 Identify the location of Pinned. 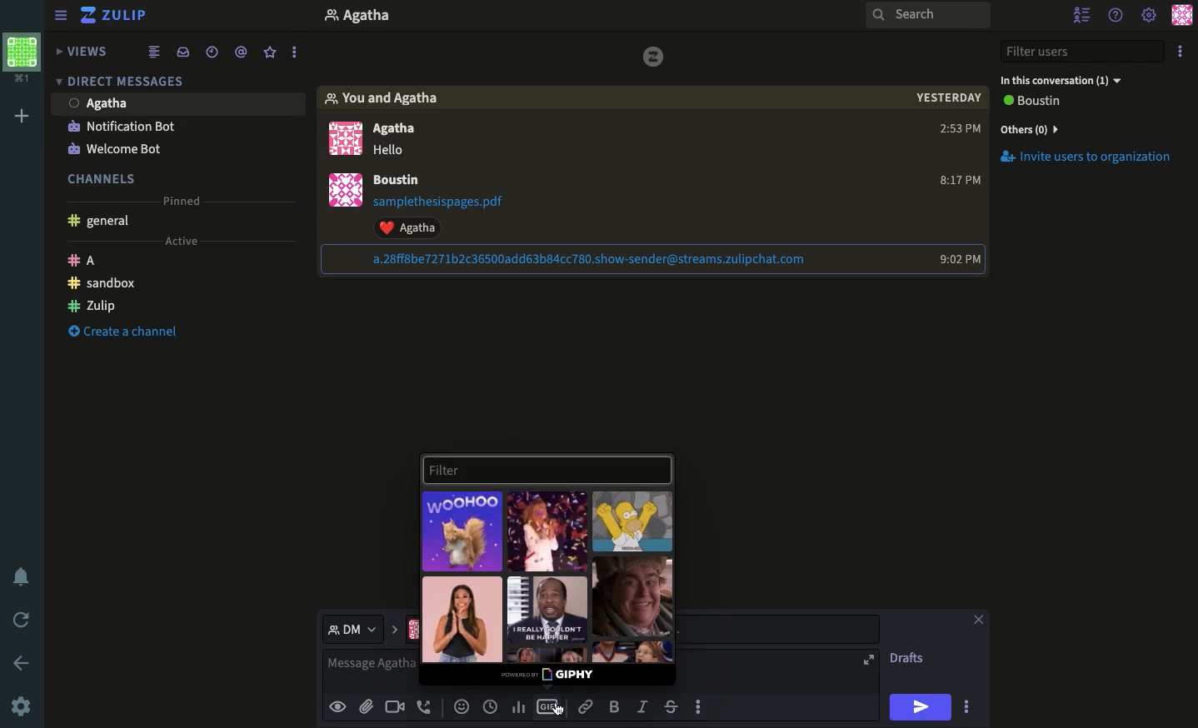
(189, 197).